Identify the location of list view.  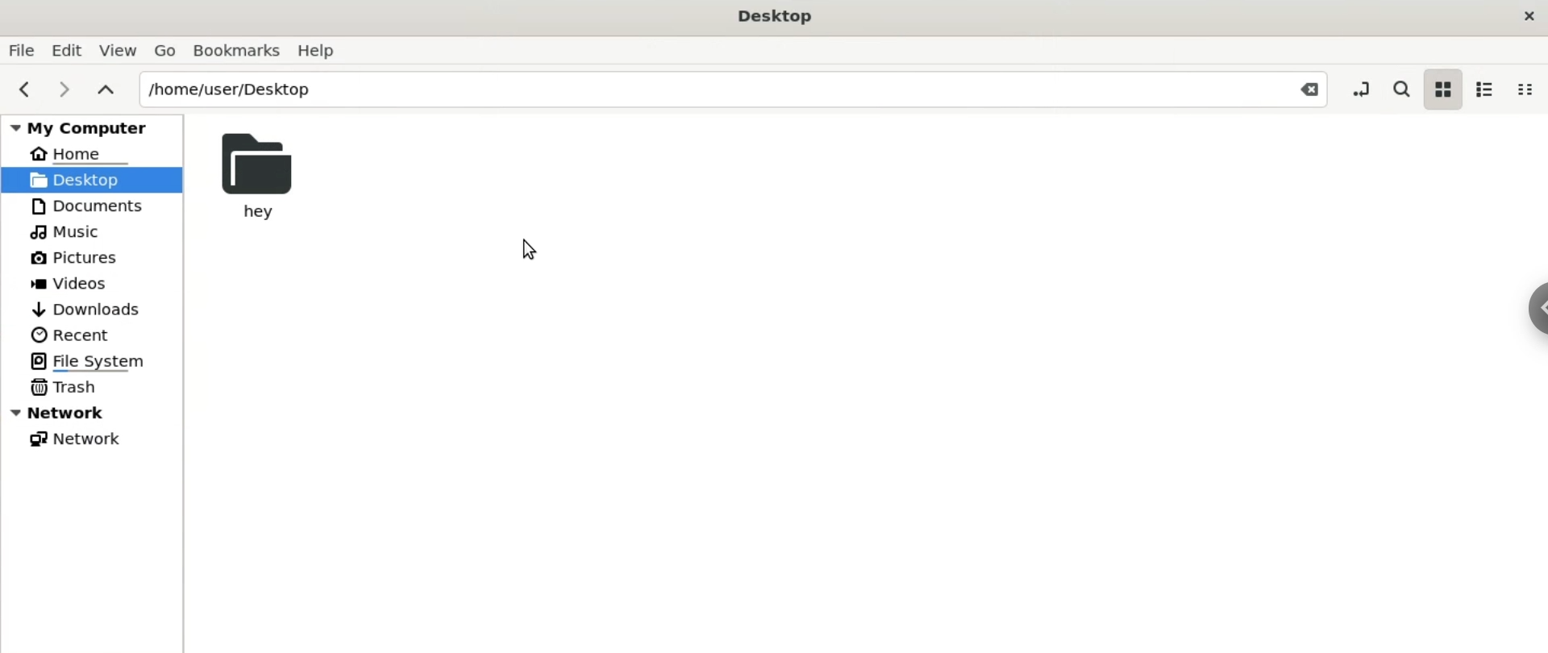
(1492, 90).